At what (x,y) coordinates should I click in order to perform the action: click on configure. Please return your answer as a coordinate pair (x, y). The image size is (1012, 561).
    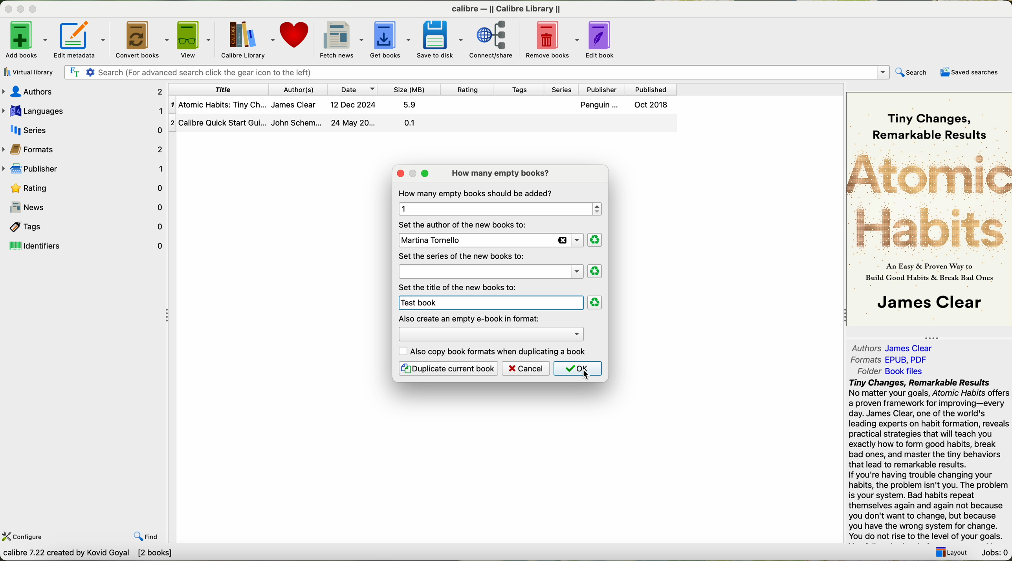
    Looking at the image, I should click on (24, 537).